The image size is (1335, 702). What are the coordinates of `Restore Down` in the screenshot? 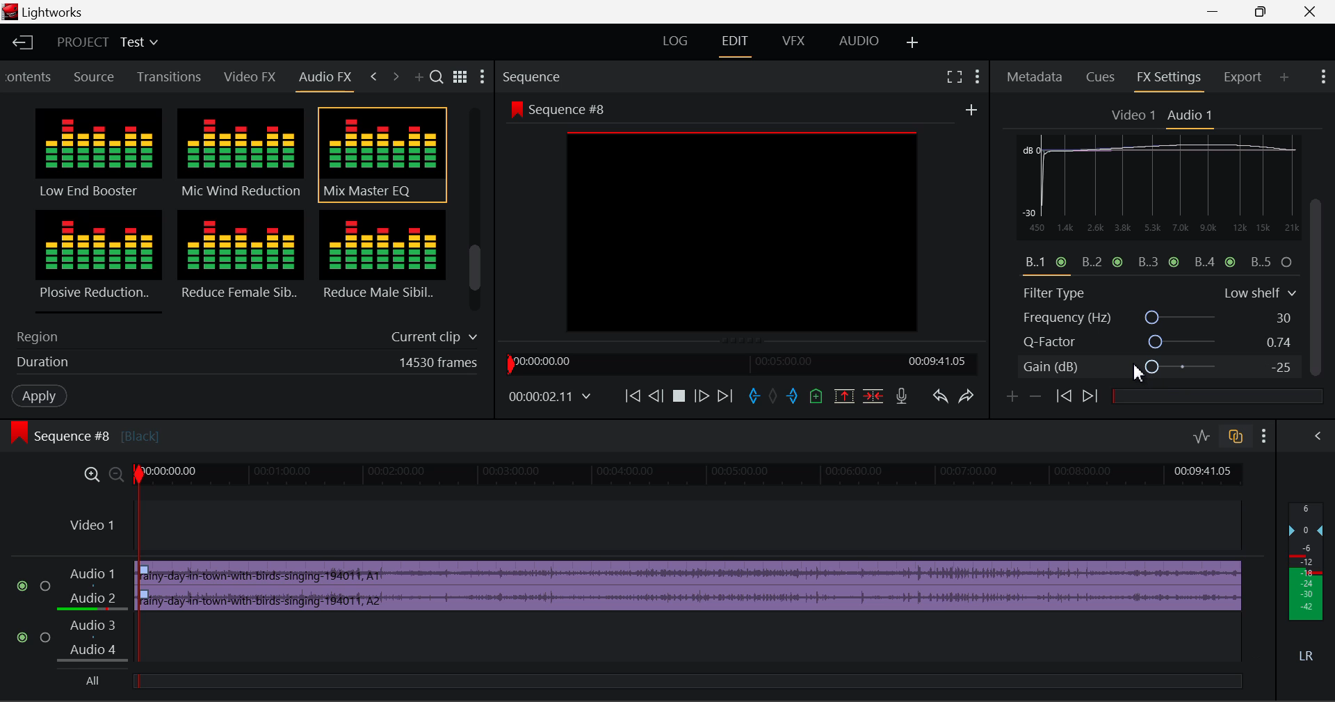 It's located at (1219, 12).